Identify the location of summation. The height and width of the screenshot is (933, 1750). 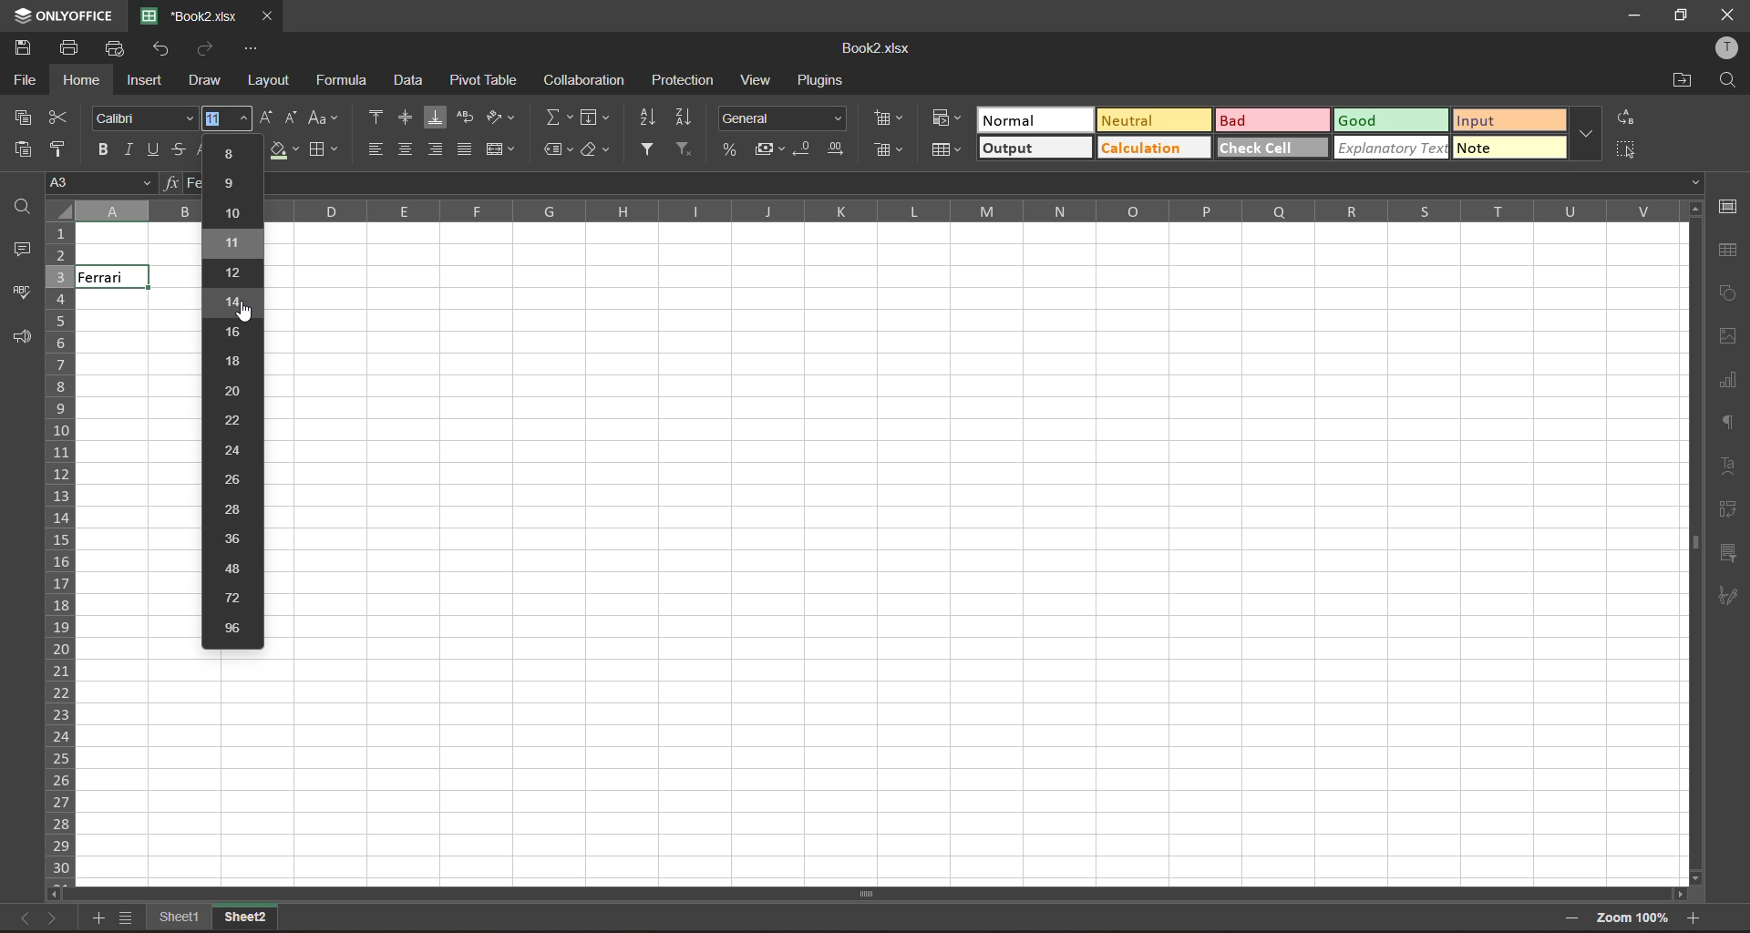
(558, 116).